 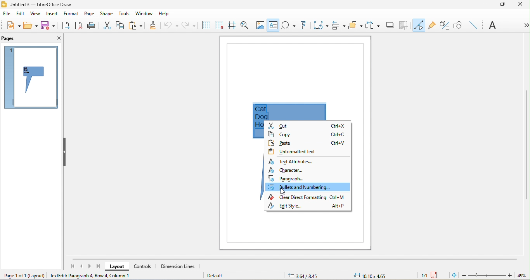 What do you see at coordinates (144, 266) in the screenshot?
I see `controls` at bounding box center [144, 266].